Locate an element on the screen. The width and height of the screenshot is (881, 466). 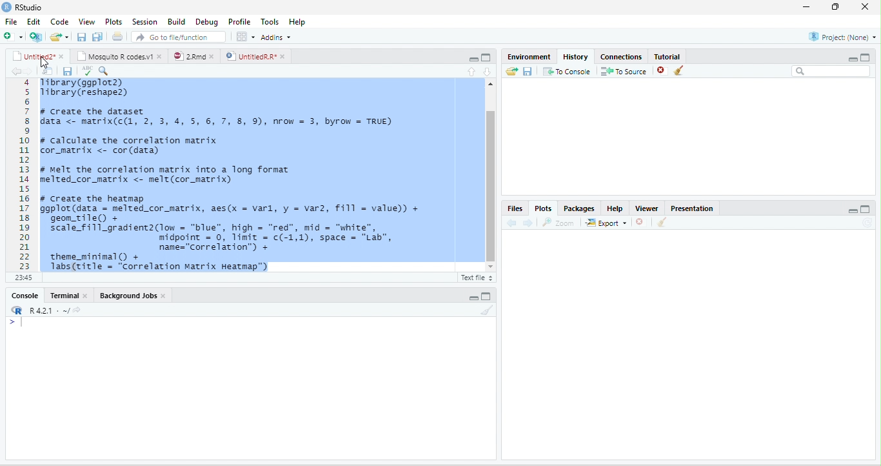
packages is located at coordinates (579, 208).